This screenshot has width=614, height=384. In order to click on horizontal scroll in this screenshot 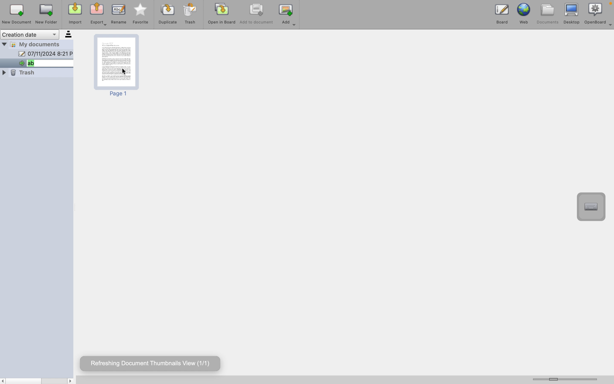, I will do `click(568, 379)`.